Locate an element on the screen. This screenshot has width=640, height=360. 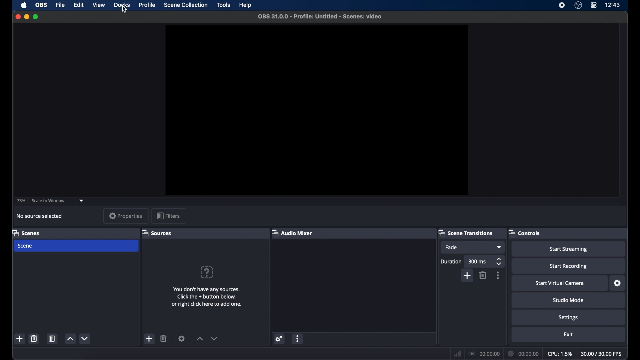
info is located at coordinates (207, 297).